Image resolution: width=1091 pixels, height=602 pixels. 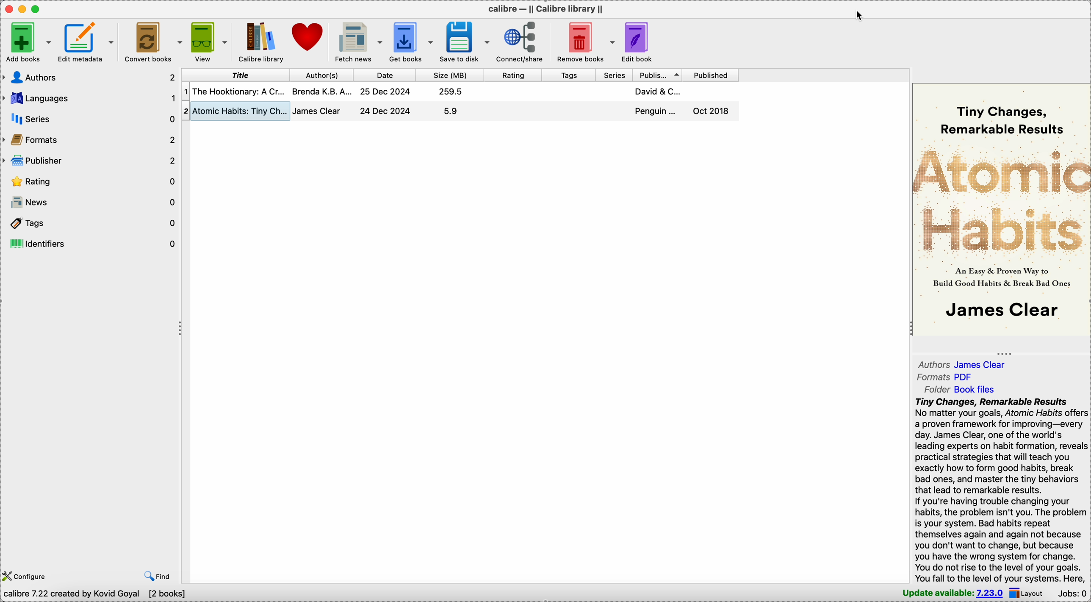 I want to click on published, so click(x=716, y=75).